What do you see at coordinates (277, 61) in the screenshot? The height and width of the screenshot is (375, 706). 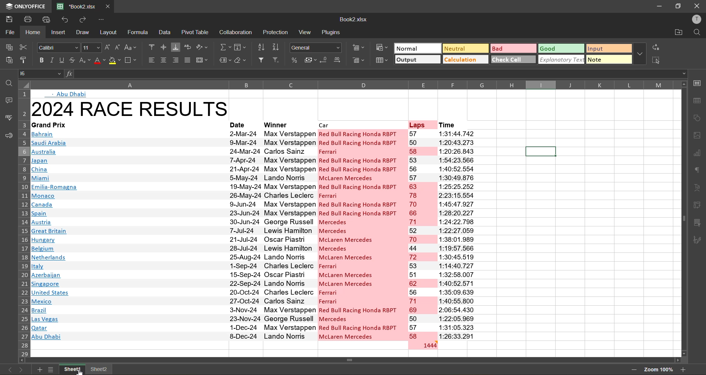 I see `clear filter` at bounding box center [277, 61].